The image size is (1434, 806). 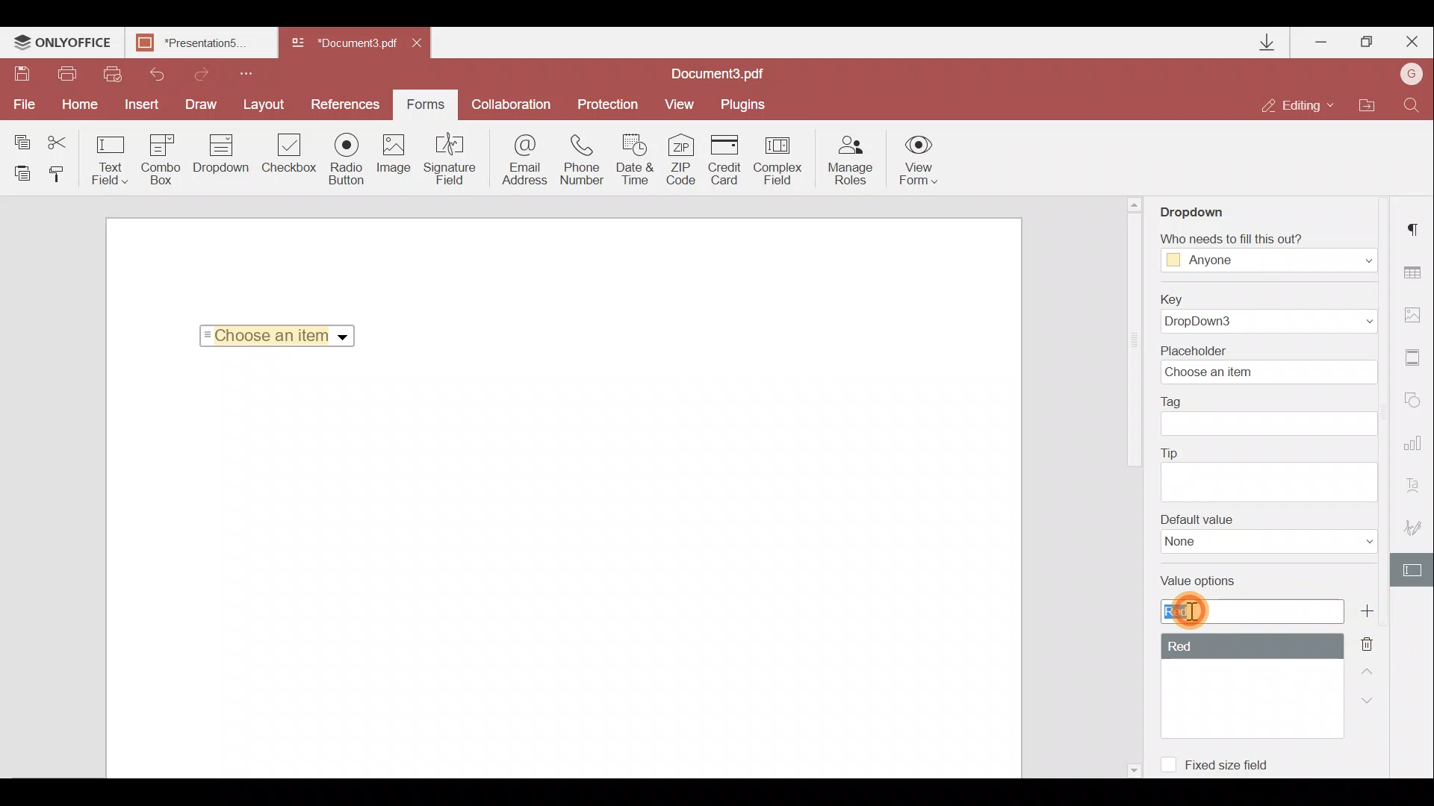 What do you see at coordinates (108, 160) in the screenshot?
I see `Text field` at bounding box center [108, 160].